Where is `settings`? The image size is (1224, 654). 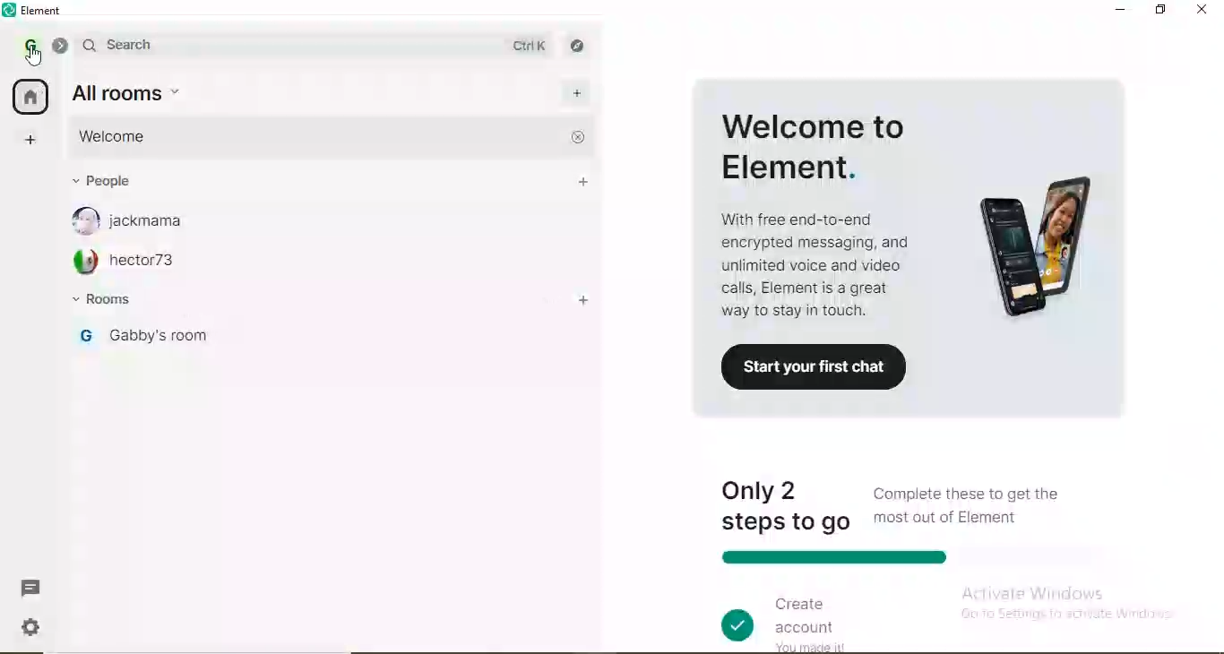
settings is located at coordinates (33, 631).